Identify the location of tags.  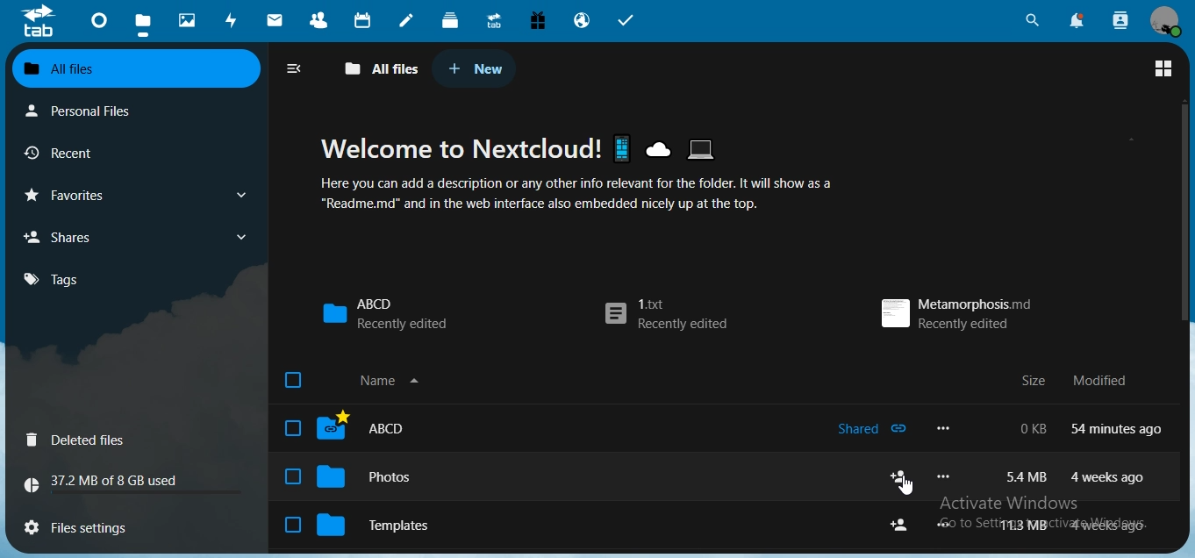
(61, 279).